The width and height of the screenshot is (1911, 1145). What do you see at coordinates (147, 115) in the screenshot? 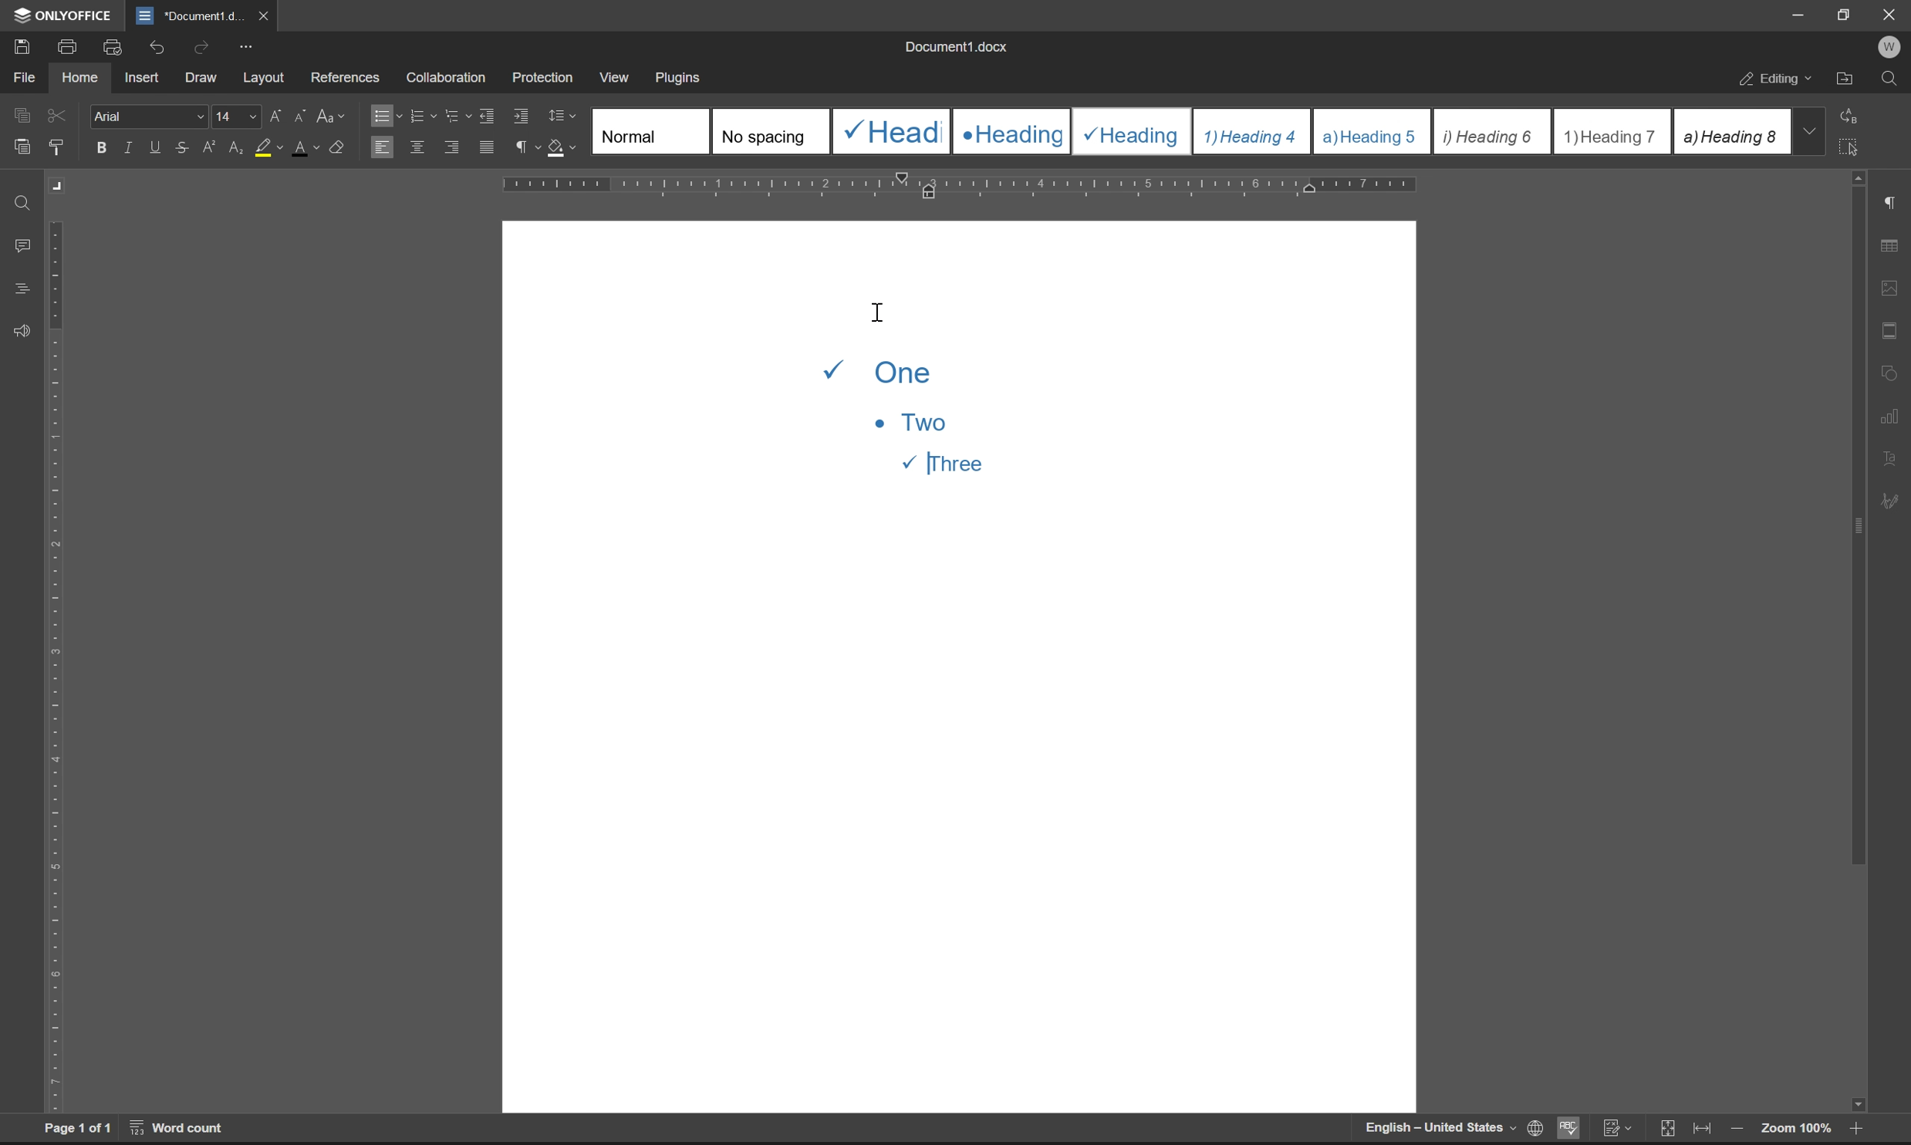
I see `Arial` at bounding box center [147, 115].